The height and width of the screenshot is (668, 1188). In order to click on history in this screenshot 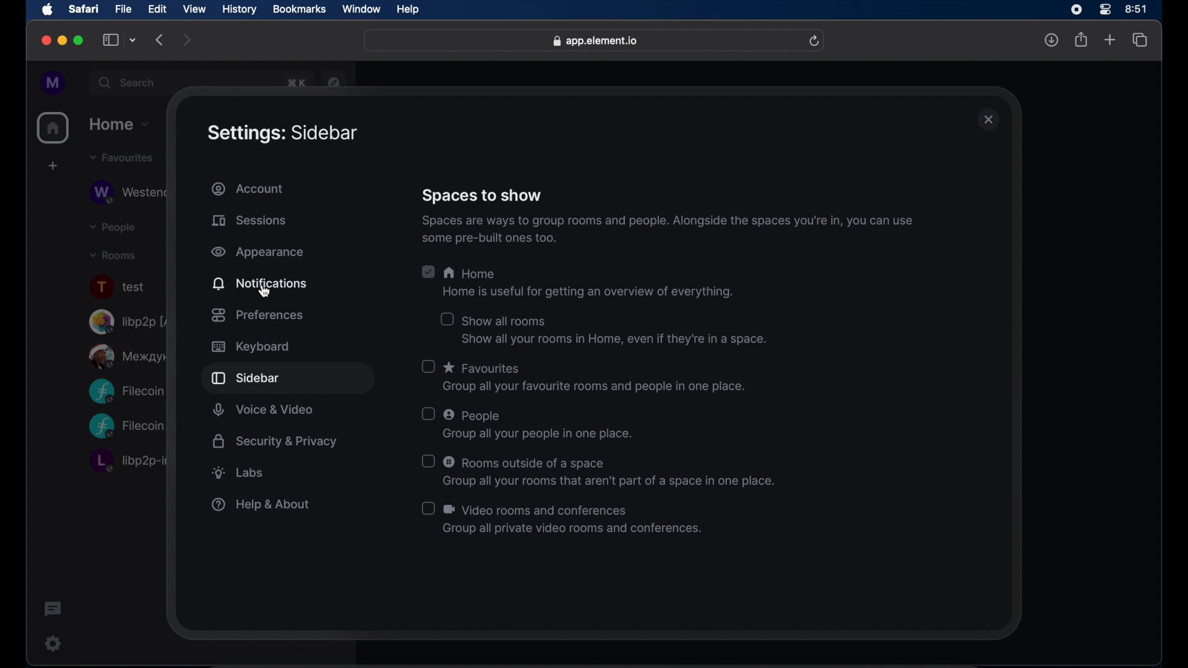, I will do `click(239, 10)`.